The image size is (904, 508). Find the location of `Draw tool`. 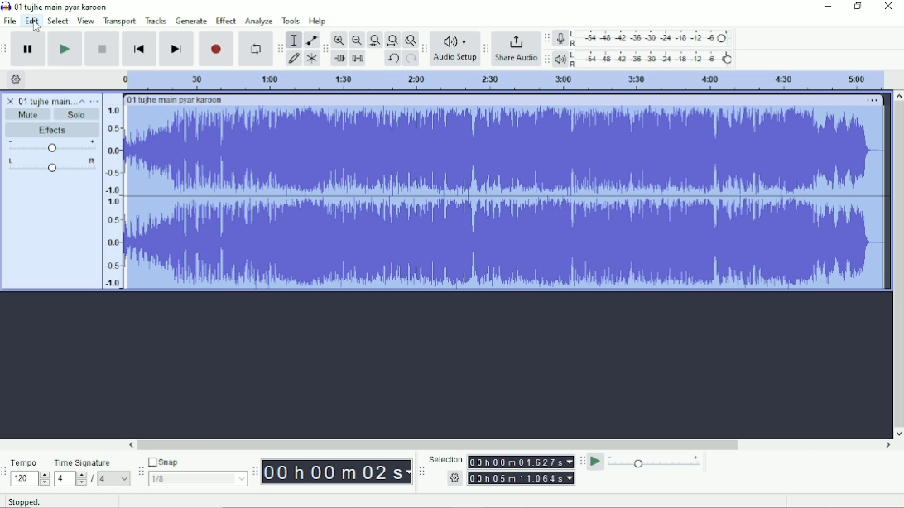

Draw tool is located at coordinates (294, 60).